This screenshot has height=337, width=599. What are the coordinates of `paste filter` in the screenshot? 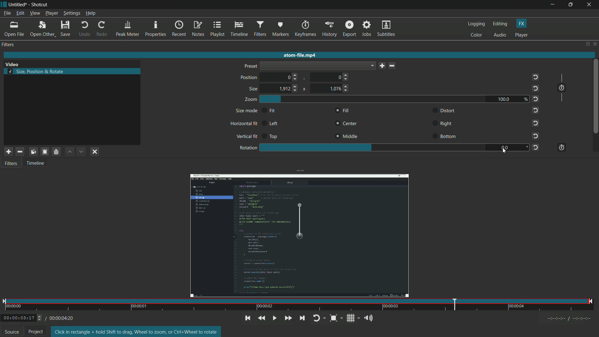 It's located at (45, 152).